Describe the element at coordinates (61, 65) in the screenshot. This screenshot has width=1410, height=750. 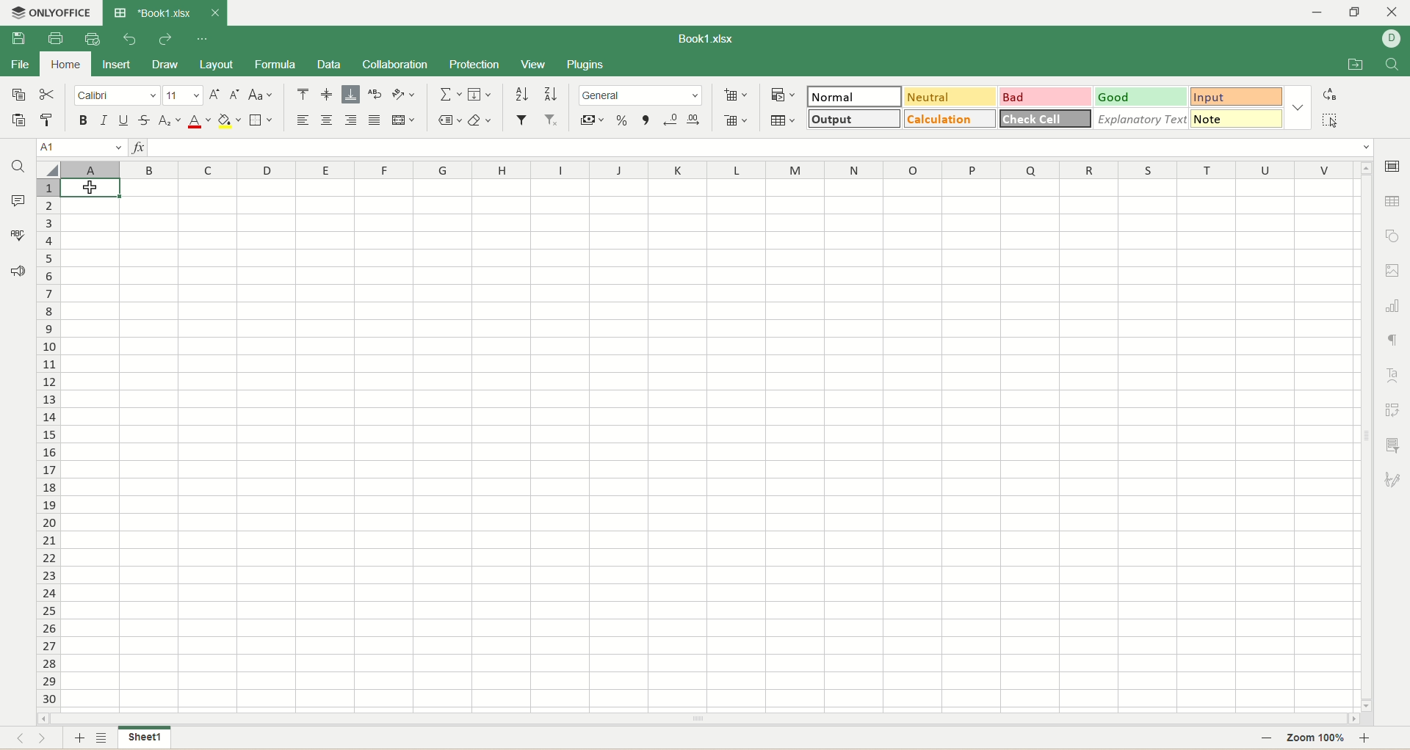
I see `home` at that location.